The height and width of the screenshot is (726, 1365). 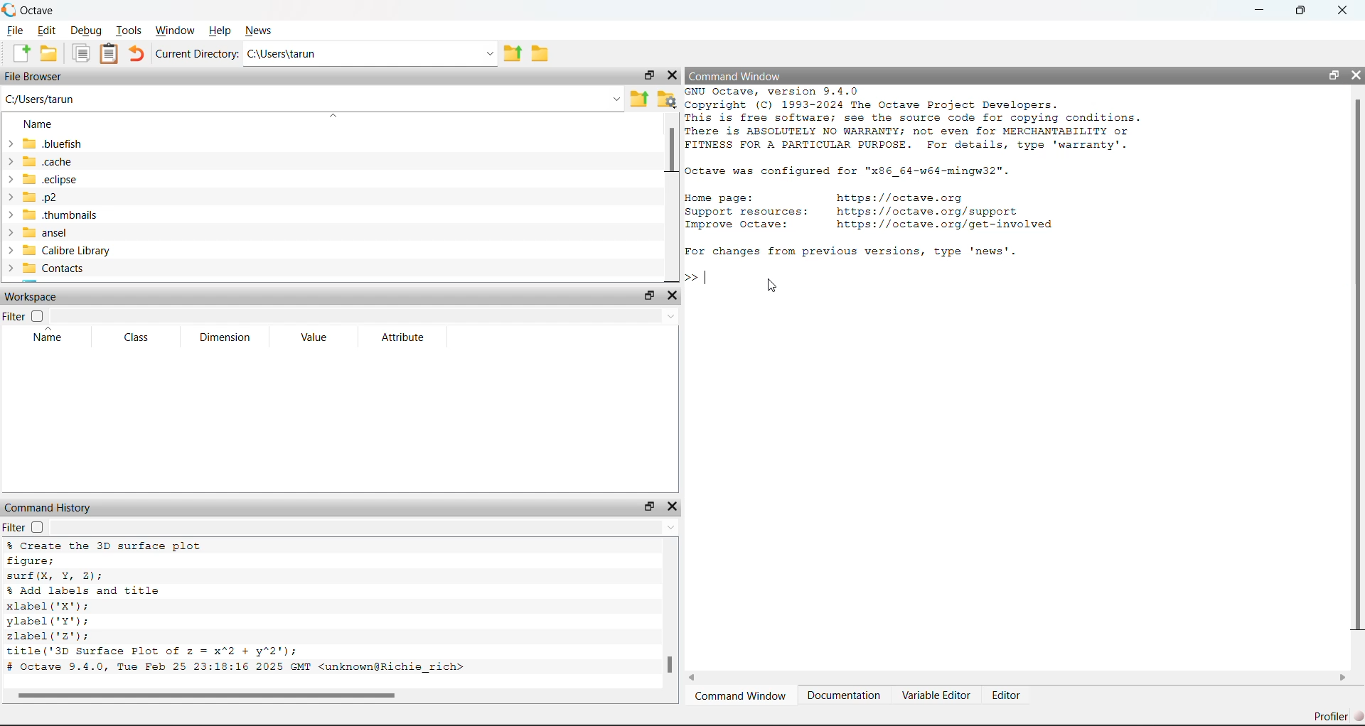 I want to click on Scroll, so click(x=334, y=696).